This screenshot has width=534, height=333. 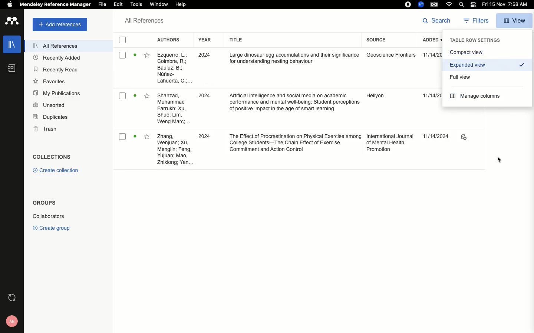 I want to click on 2024, so click(x=203, y=137).